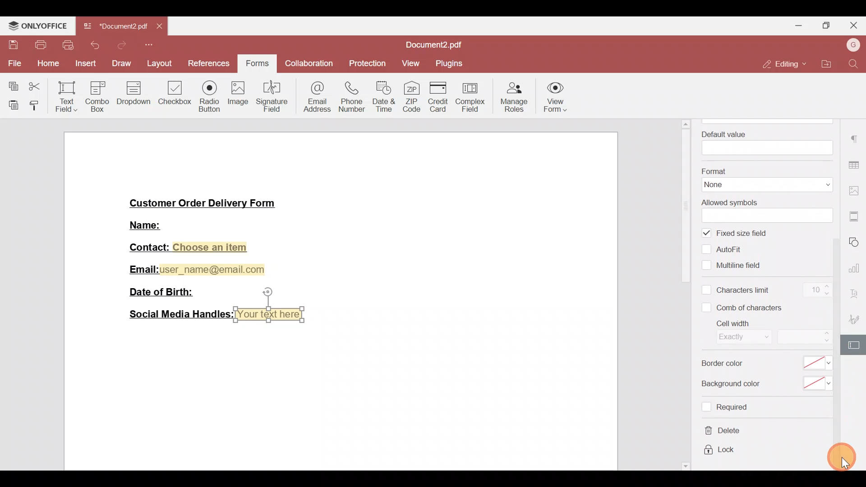 This screenshot has width=866, height=487. What do you see at coordinates (763, 384) in the screenshot?
I see `Background color` at bounding box center [763, 384].